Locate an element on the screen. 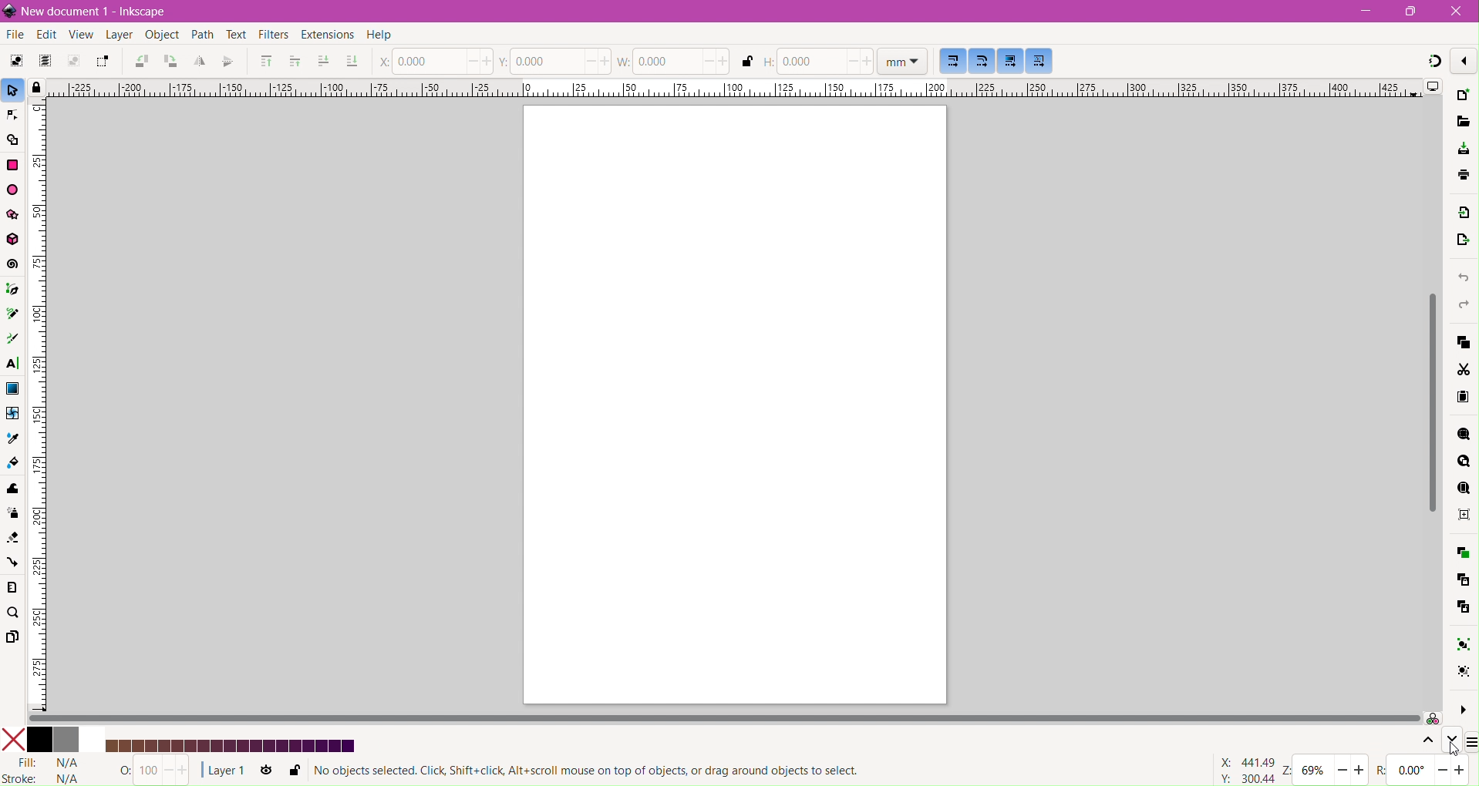  Measure Tool is located at coordinates (13, 589).